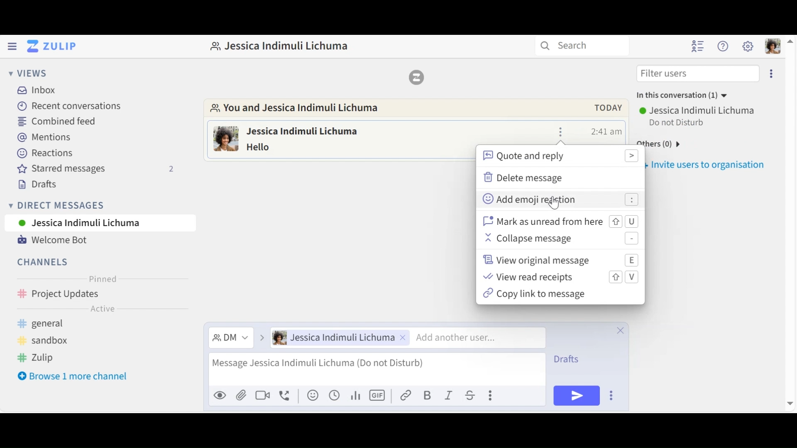  What do you see at coordinates (36, 185) in the screenshot?
I see `Drafts` at bounding box center [36, 185].